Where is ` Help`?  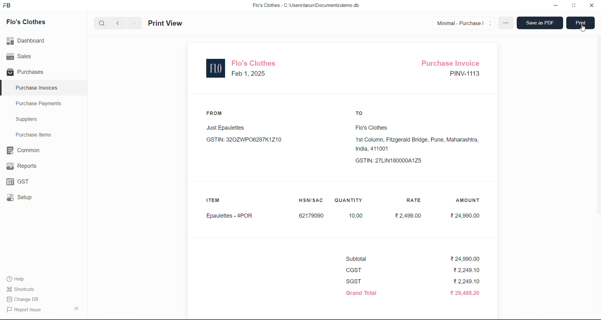
 Help is located at coordinates (21, 278).